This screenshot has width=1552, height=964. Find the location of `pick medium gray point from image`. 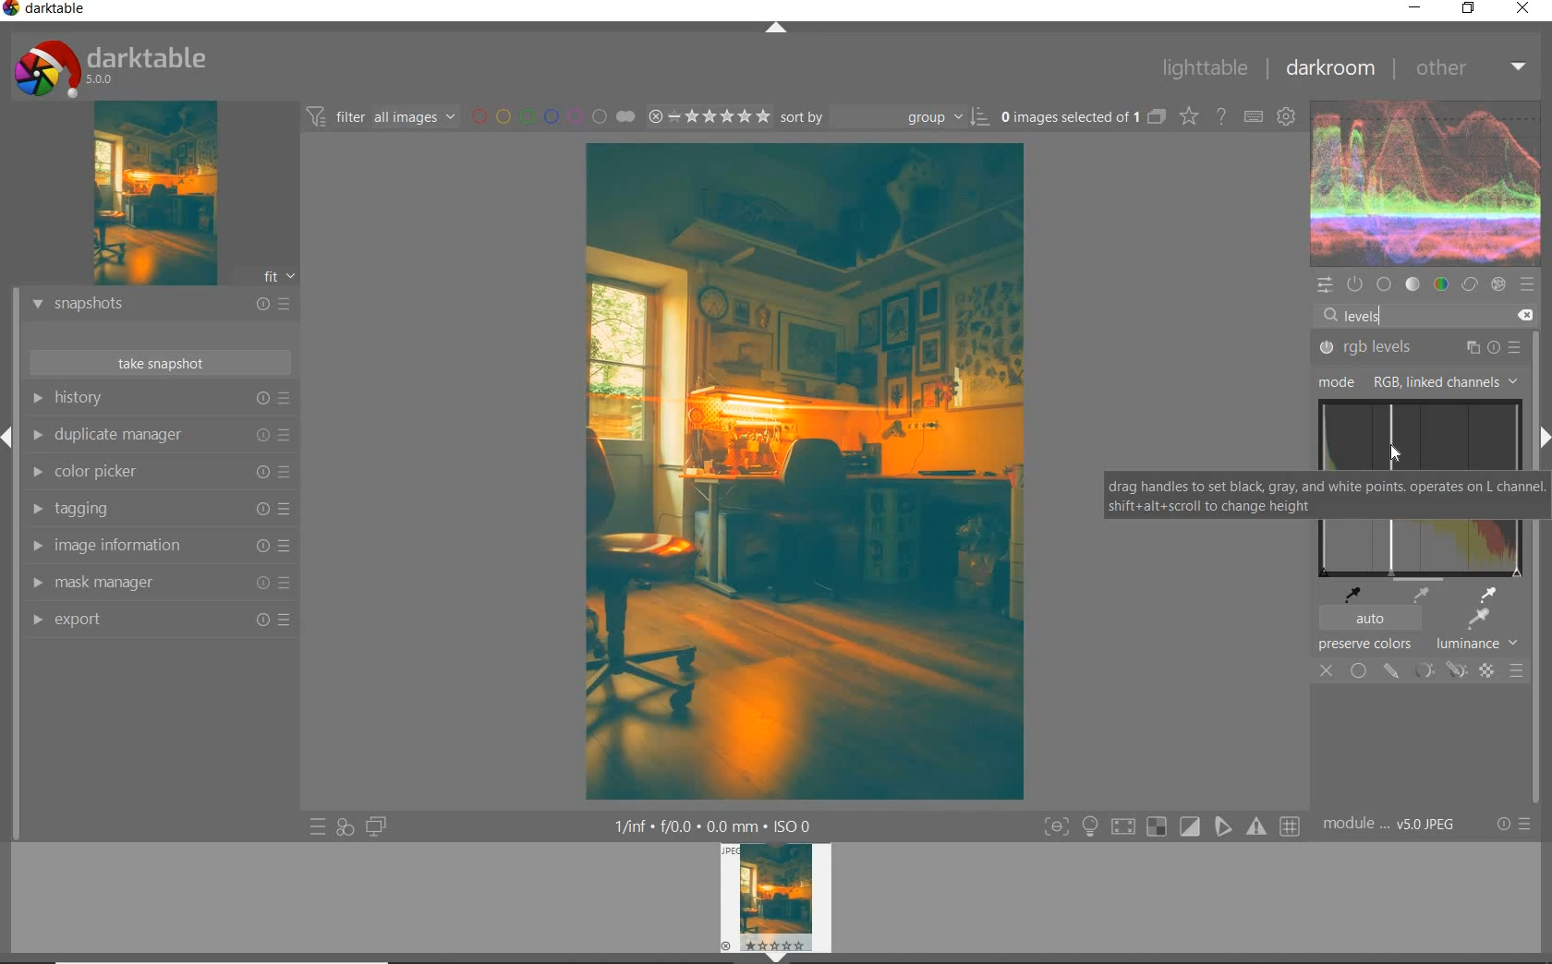

pick medium gray point from image is located at coordinates (1421, 596).